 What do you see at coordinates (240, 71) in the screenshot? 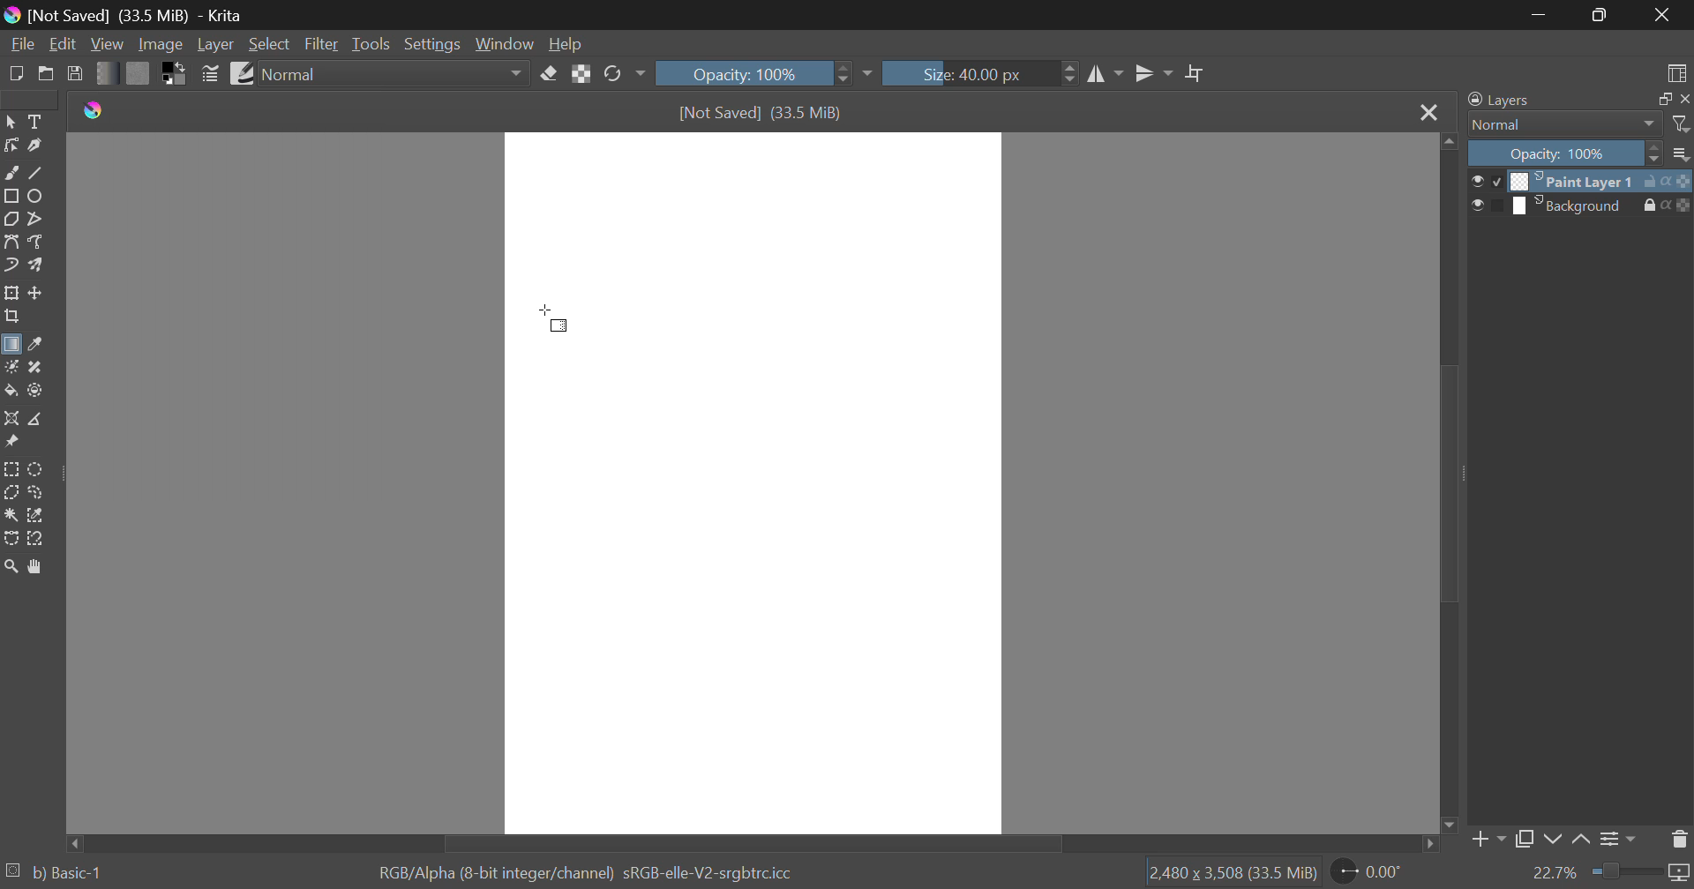
I see `Brush Presets` at bounding box center [240, 71].